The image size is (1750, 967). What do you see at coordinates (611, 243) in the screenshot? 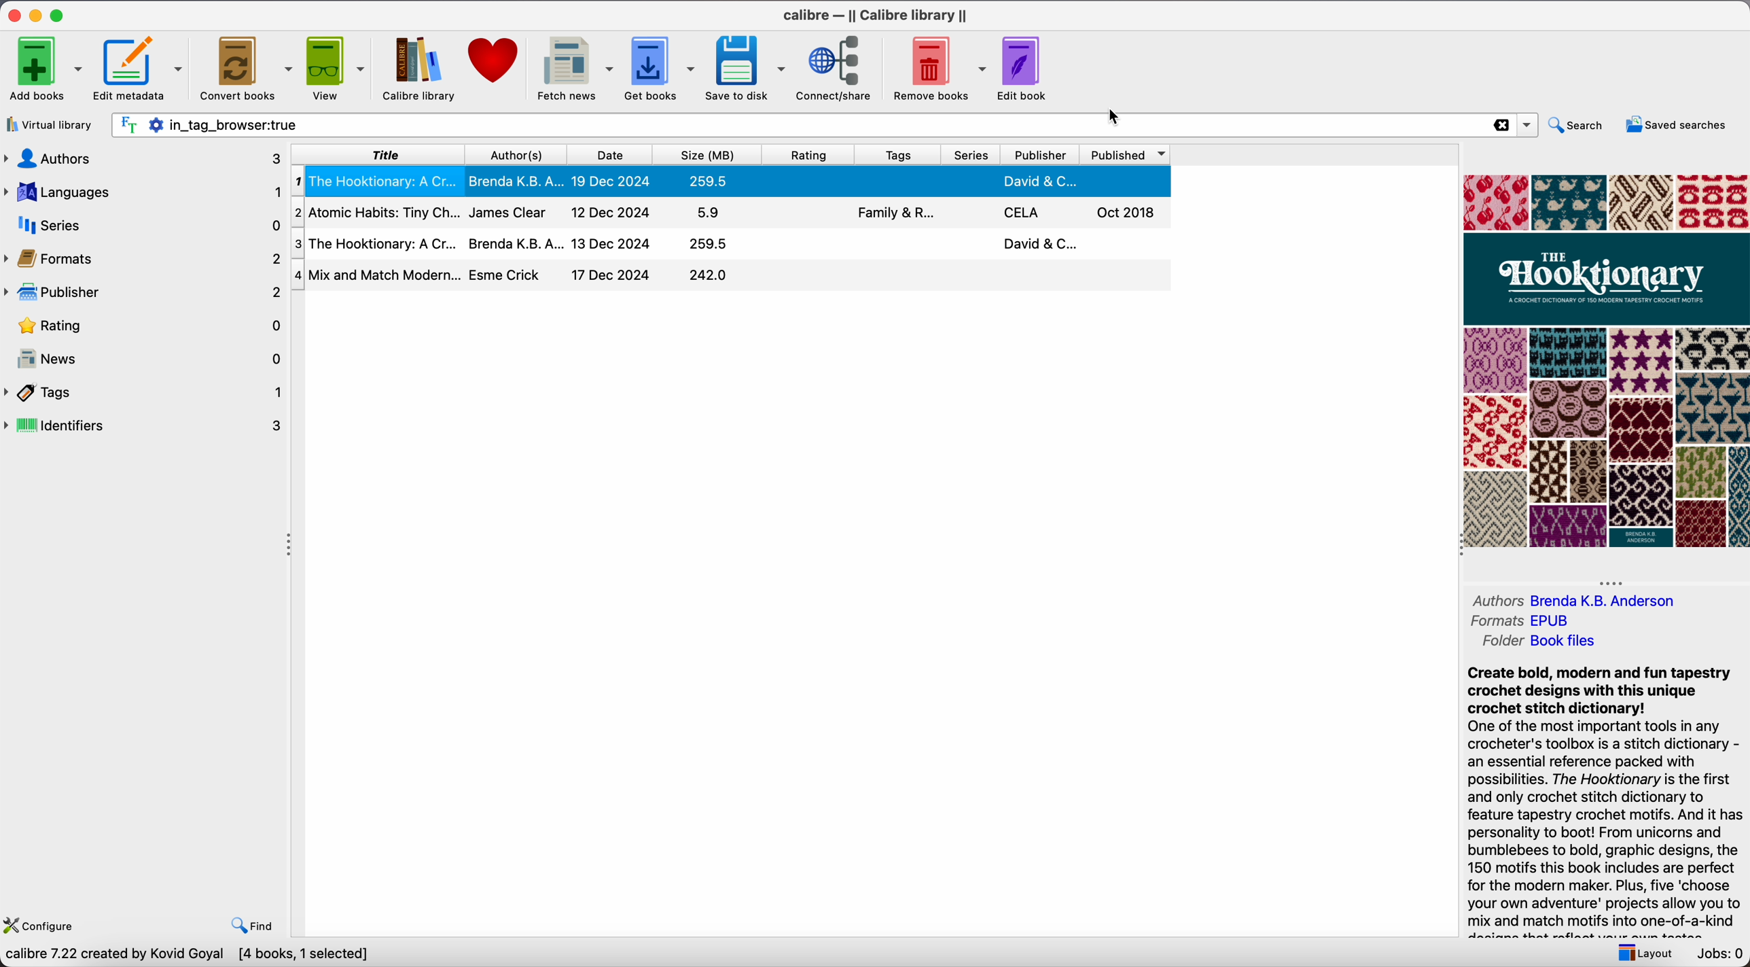
I see `13 Dec 2024` at bounding box center [611, 243].